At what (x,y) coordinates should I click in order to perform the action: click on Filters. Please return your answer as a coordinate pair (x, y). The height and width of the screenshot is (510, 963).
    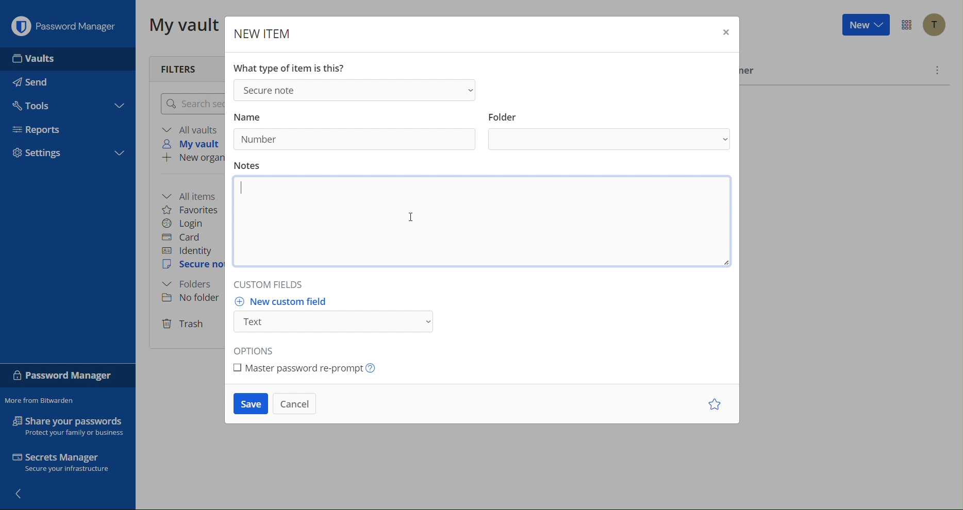
    Looking at the image, I should click on (185, 66).